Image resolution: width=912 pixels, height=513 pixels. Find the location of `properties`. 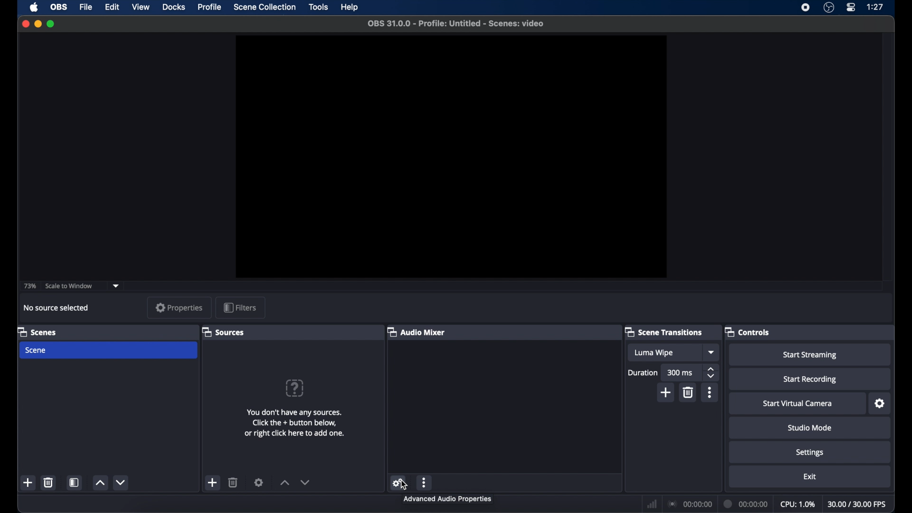

properties is located at coordinates (180, 308).